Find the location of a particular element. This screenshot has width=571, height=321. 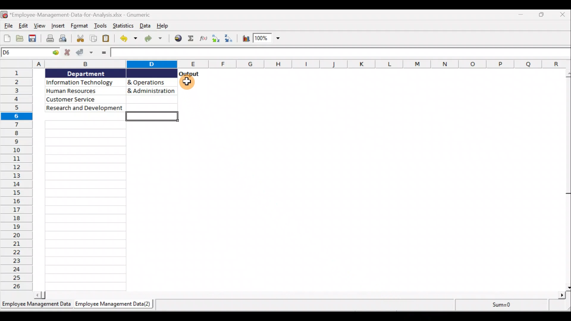

selected cell is located at coordinates (154, 119).